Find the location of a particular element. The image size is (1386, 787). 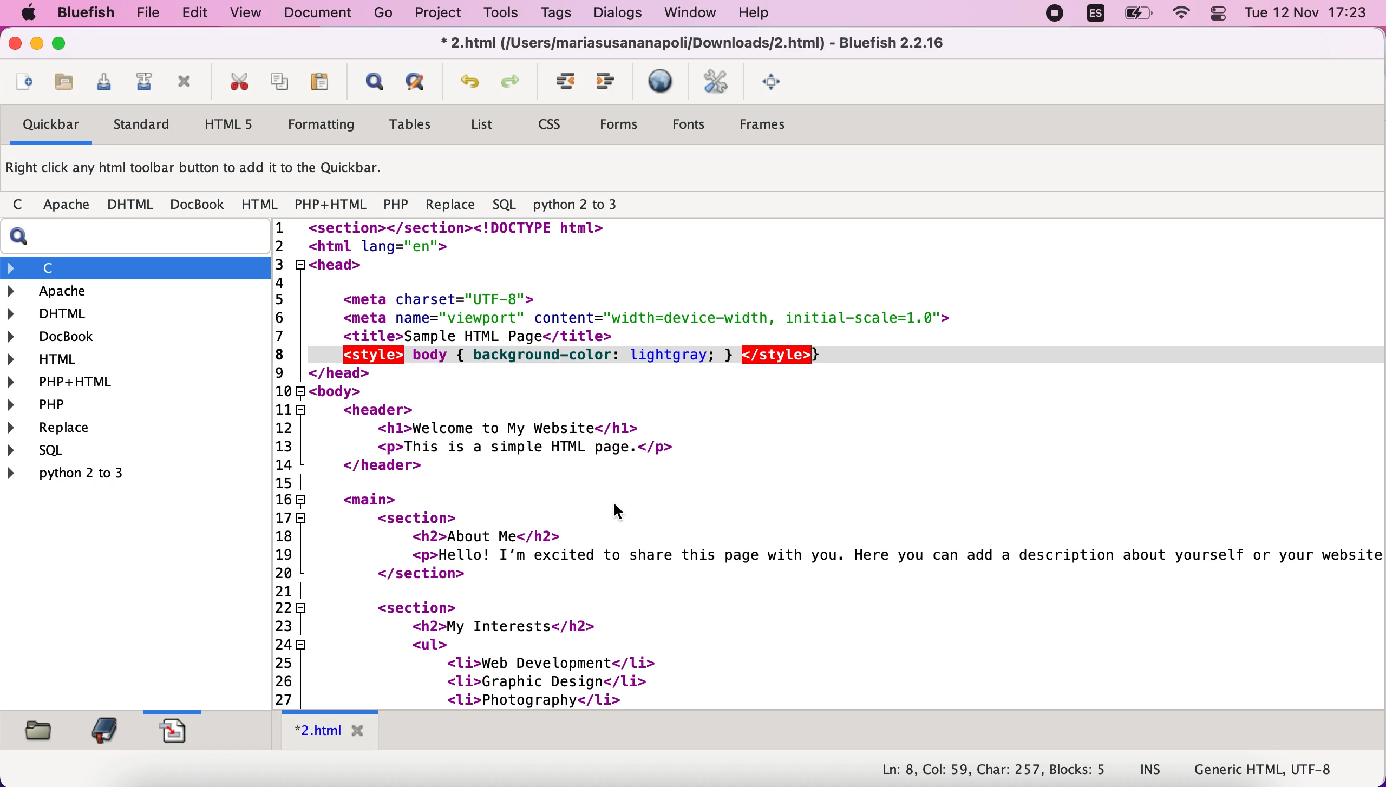

Preview in browser is located at coordinates (664, 82).